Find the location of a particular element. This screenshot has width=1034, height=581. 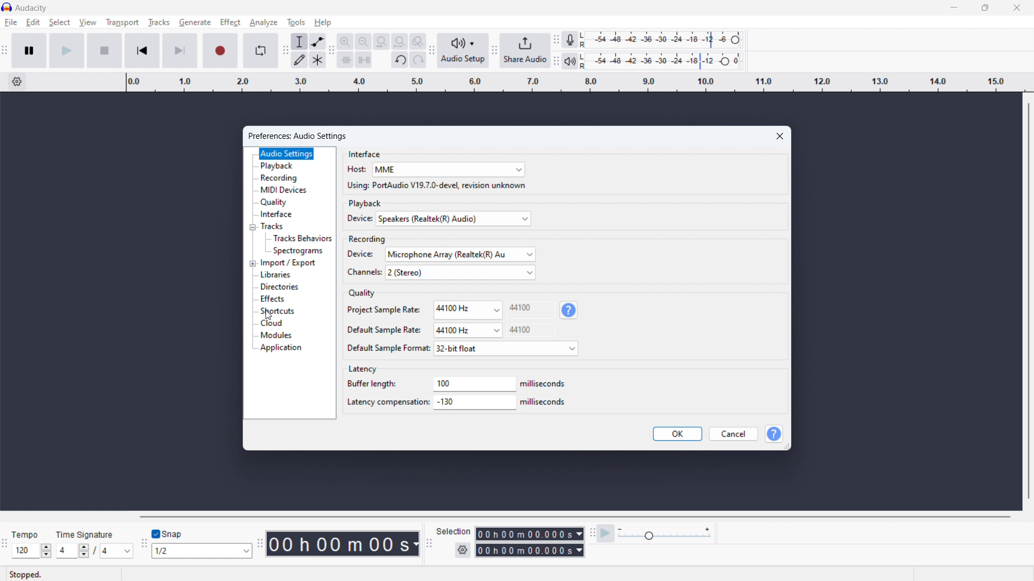

start time duration is located at coordinates (523, 533).